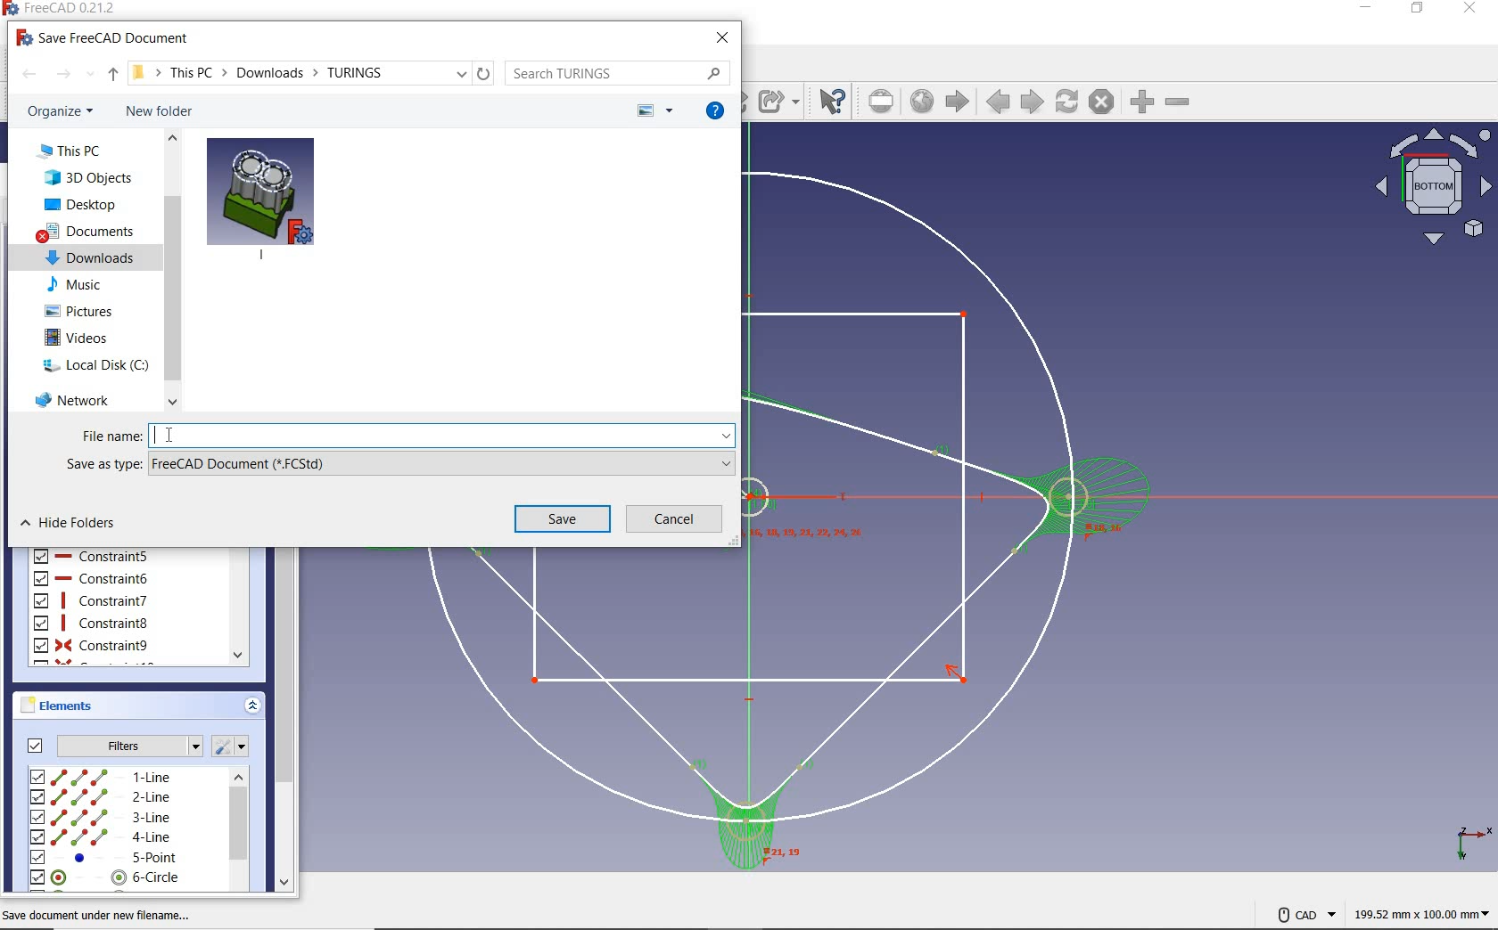 Image resolution: width=1498 pixels, height=930 pixels. I want to click on desktop, so click(81, 205).